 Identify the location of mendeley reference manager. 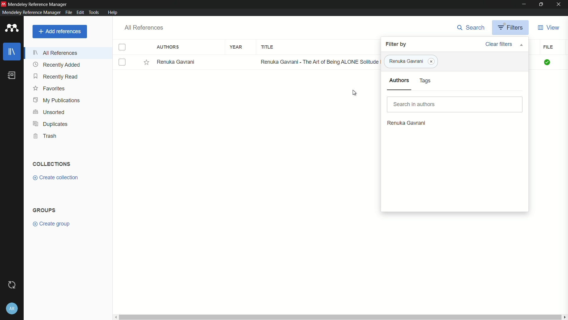
(38, 4).